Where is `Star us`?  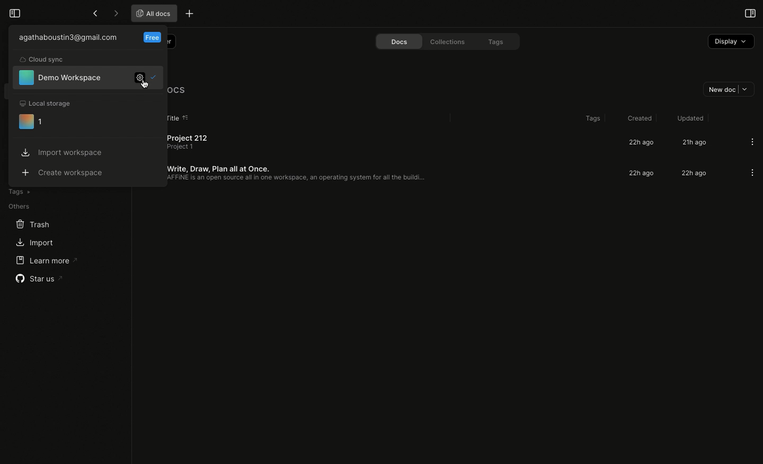
Star us is located at coordinates (40, 279).